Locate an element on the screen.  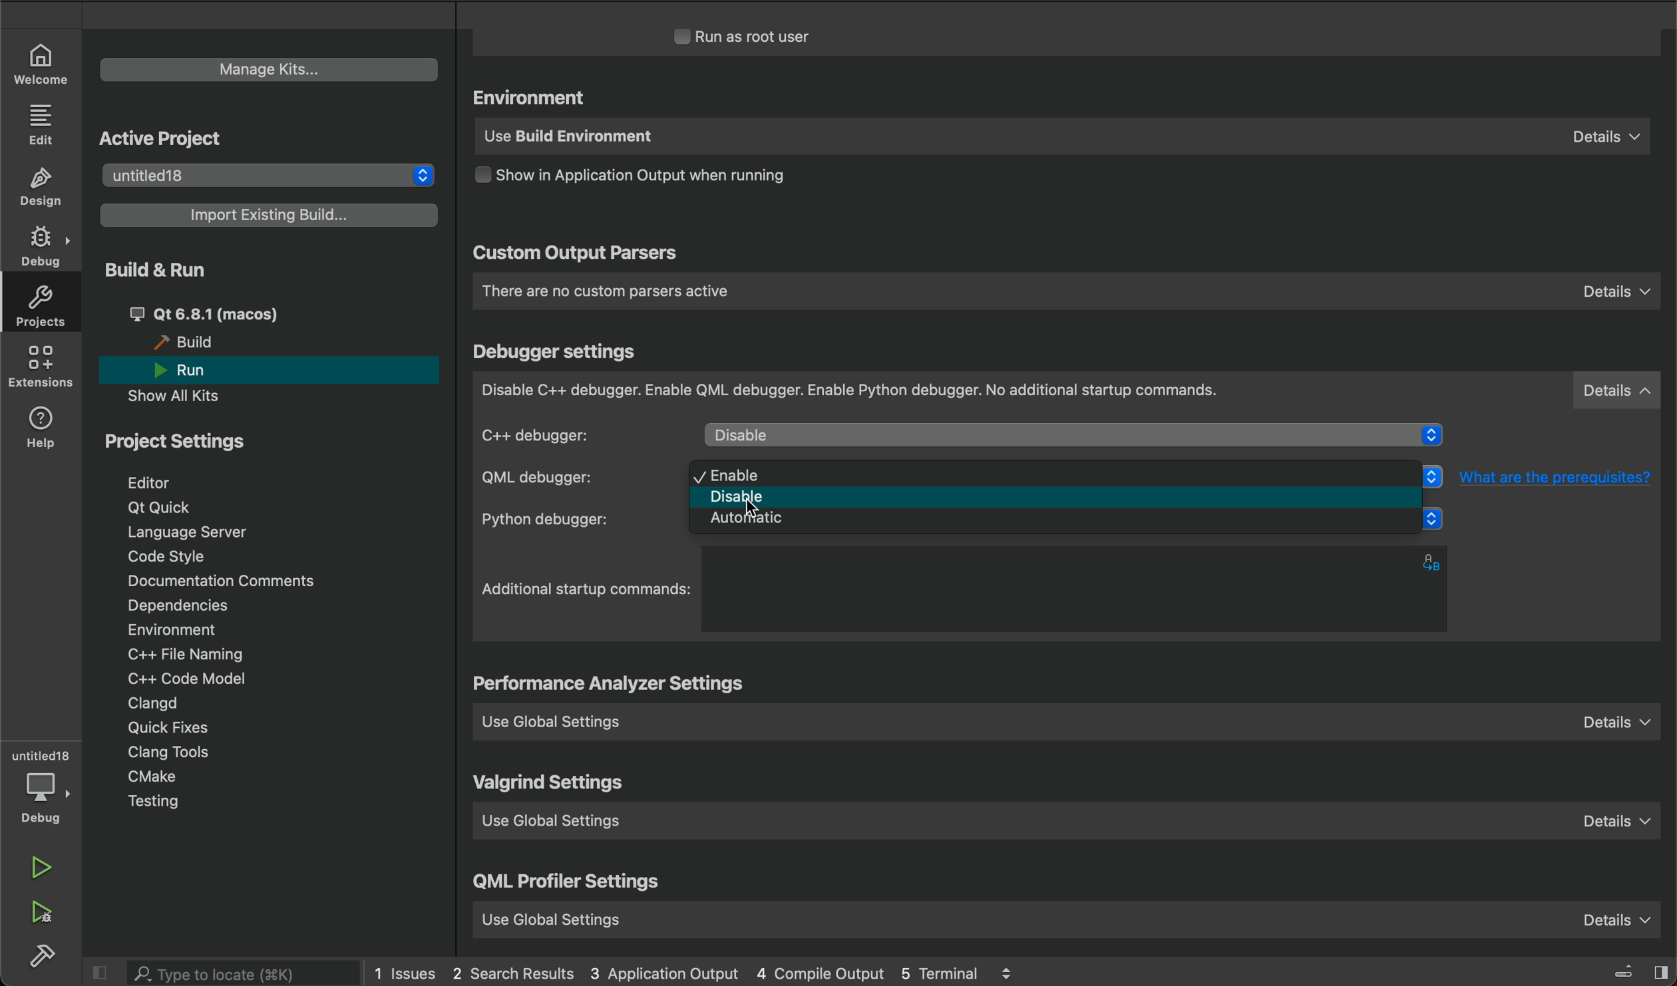
extensions is located at coordinates (43, 369).